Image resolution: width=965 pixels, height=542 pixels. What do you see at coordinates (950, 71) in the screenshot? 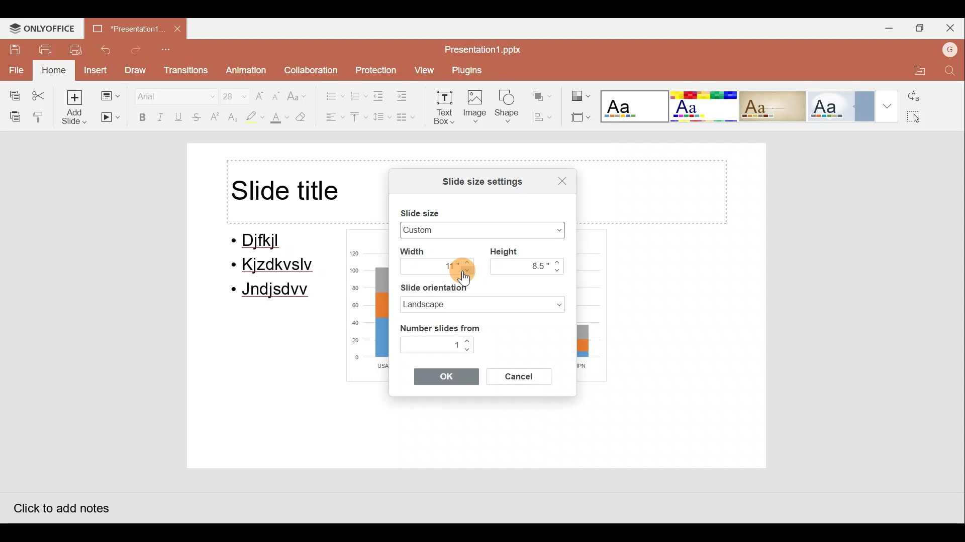
I see `Find` at bounding box center [950, 71].